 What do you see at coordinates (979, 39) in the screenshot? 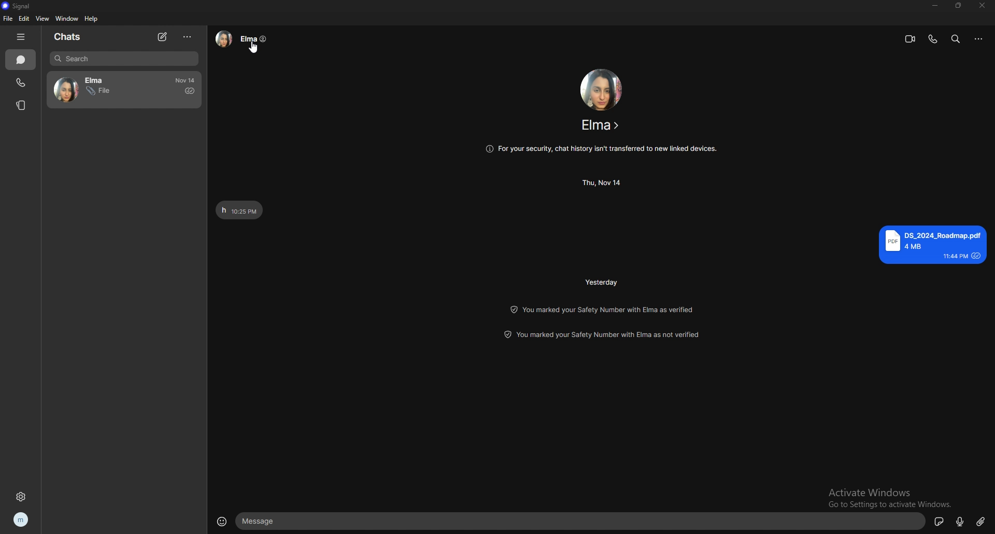
I see `info` at bounding box center [979, 39].